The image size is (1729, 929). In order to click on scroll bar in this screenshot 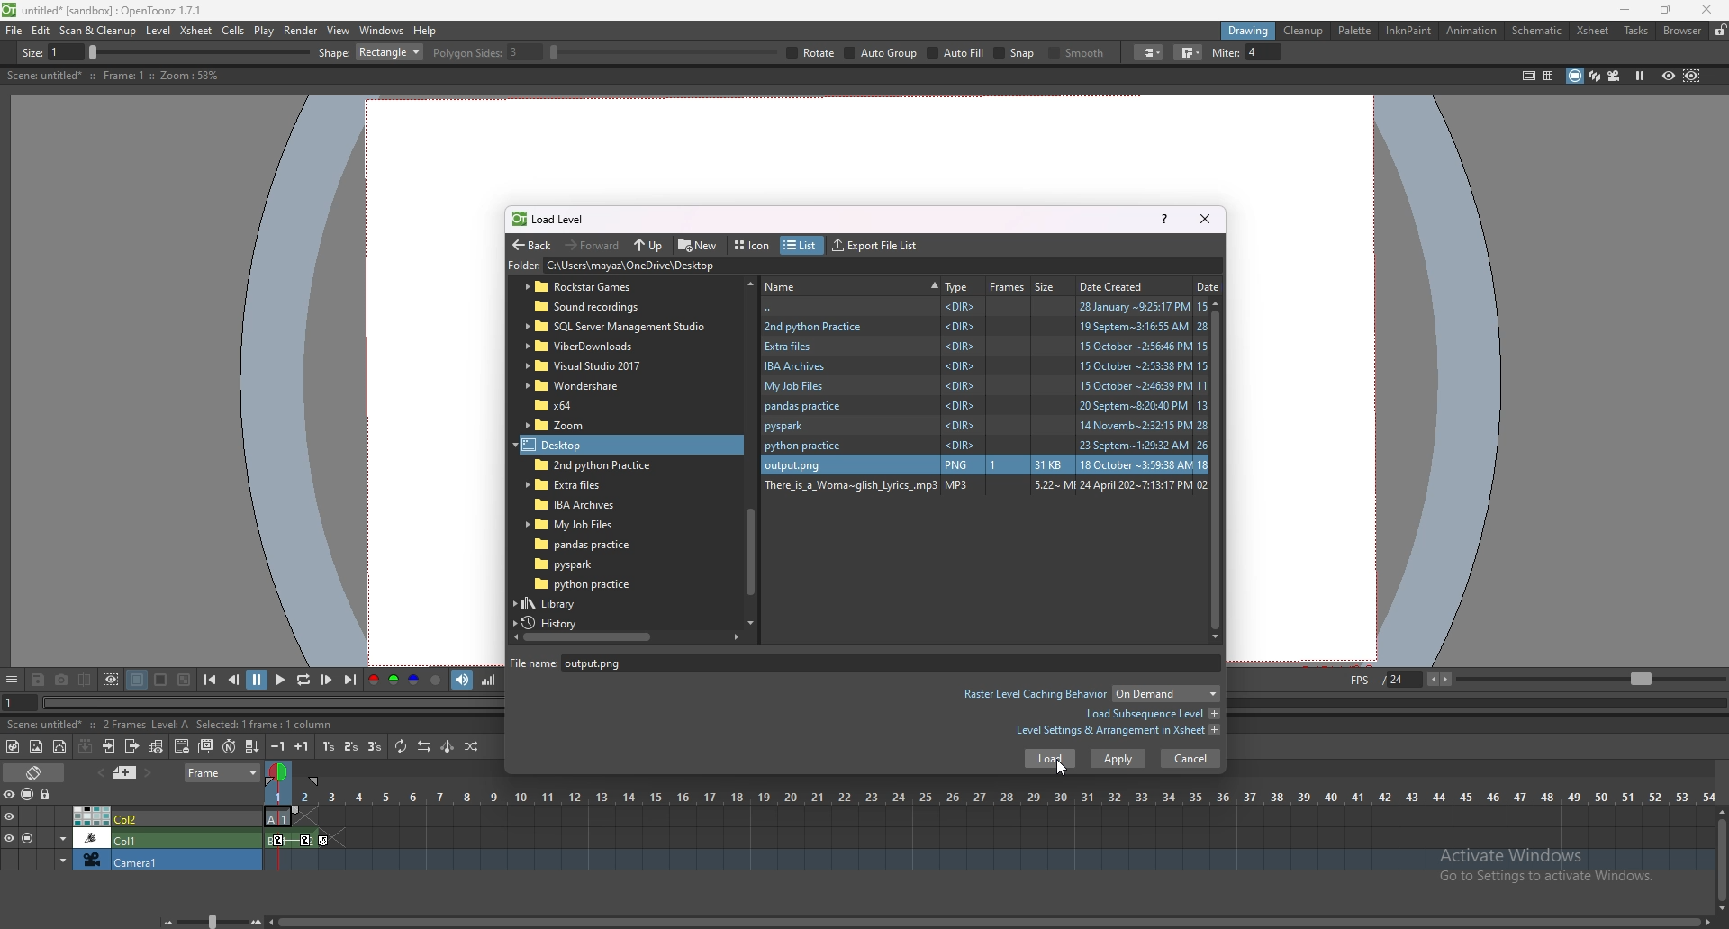, I will do `click(626, 636)`.